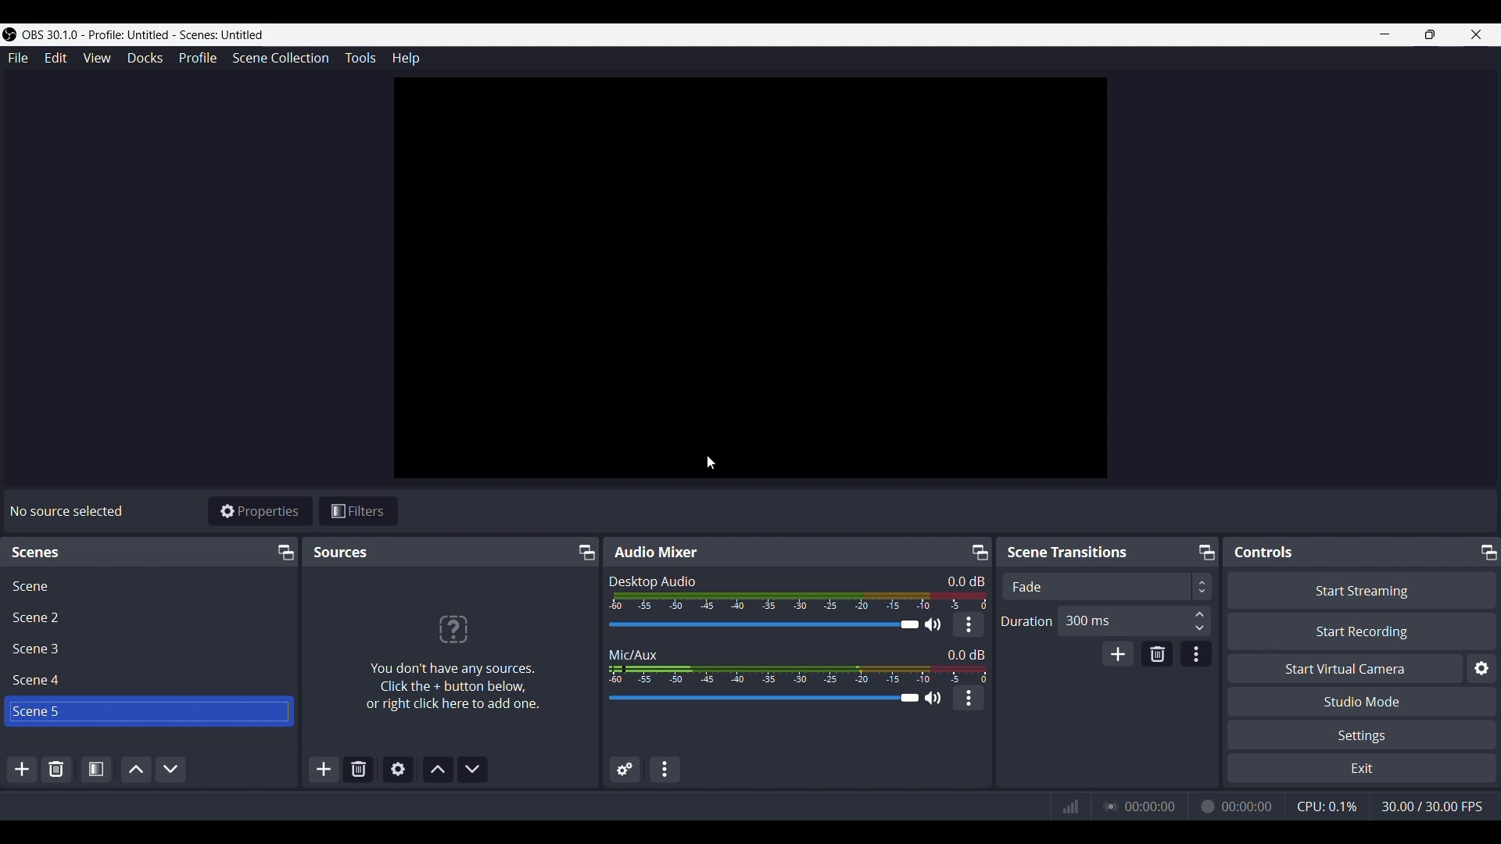  I want to click on Profile, so click(198, 58).